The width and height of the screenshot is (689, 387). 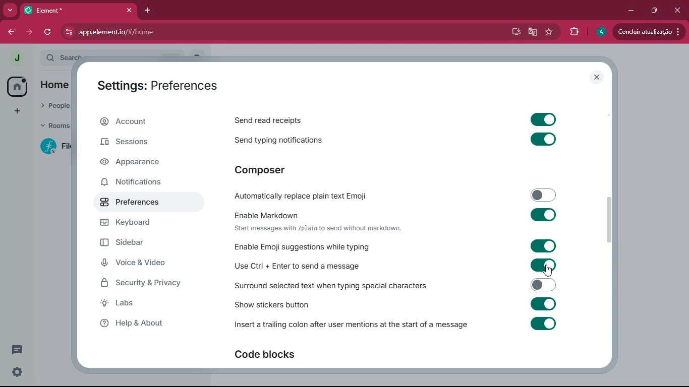 I want to click on surrond text, so click(x=330, y=287).